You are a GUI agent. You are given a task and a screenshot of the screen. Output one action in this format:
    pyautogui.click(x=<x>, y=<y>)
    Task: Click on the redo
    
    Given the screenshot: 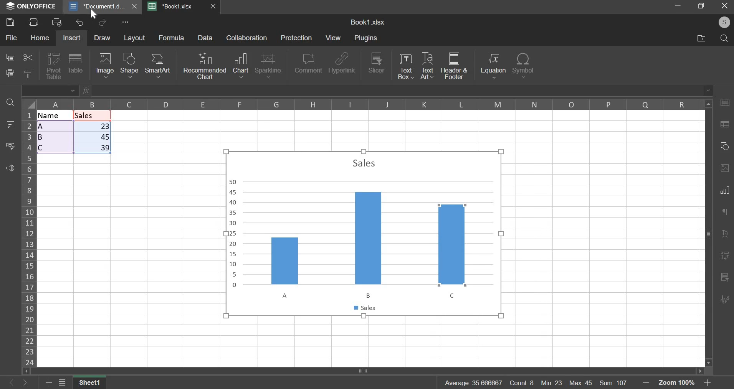 What is the action you would take?
    pyautogui.click(x=104, y=22)
    